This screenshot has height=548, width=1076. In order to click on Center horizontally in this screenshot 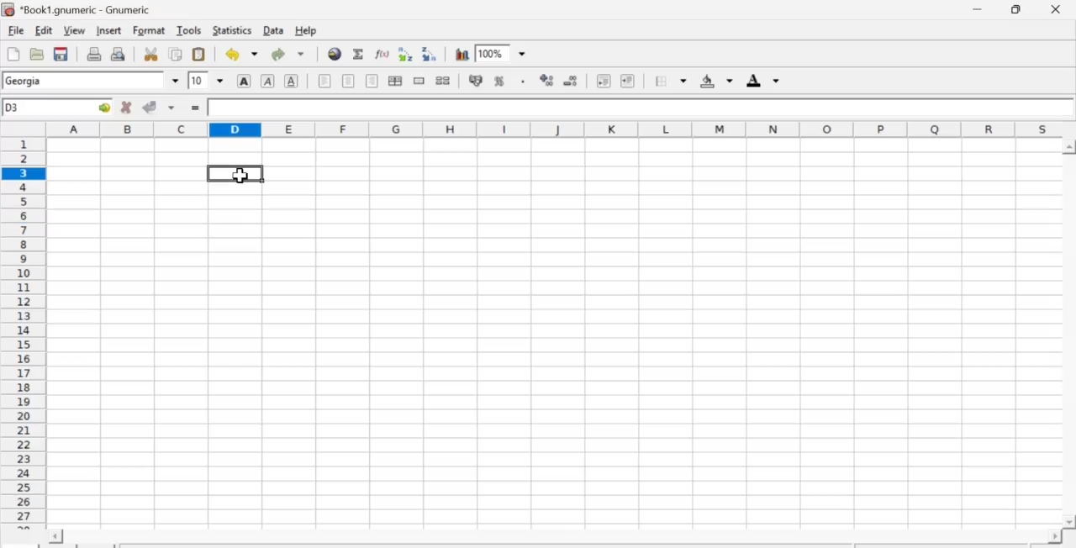, I will do `click(347, 80)`.